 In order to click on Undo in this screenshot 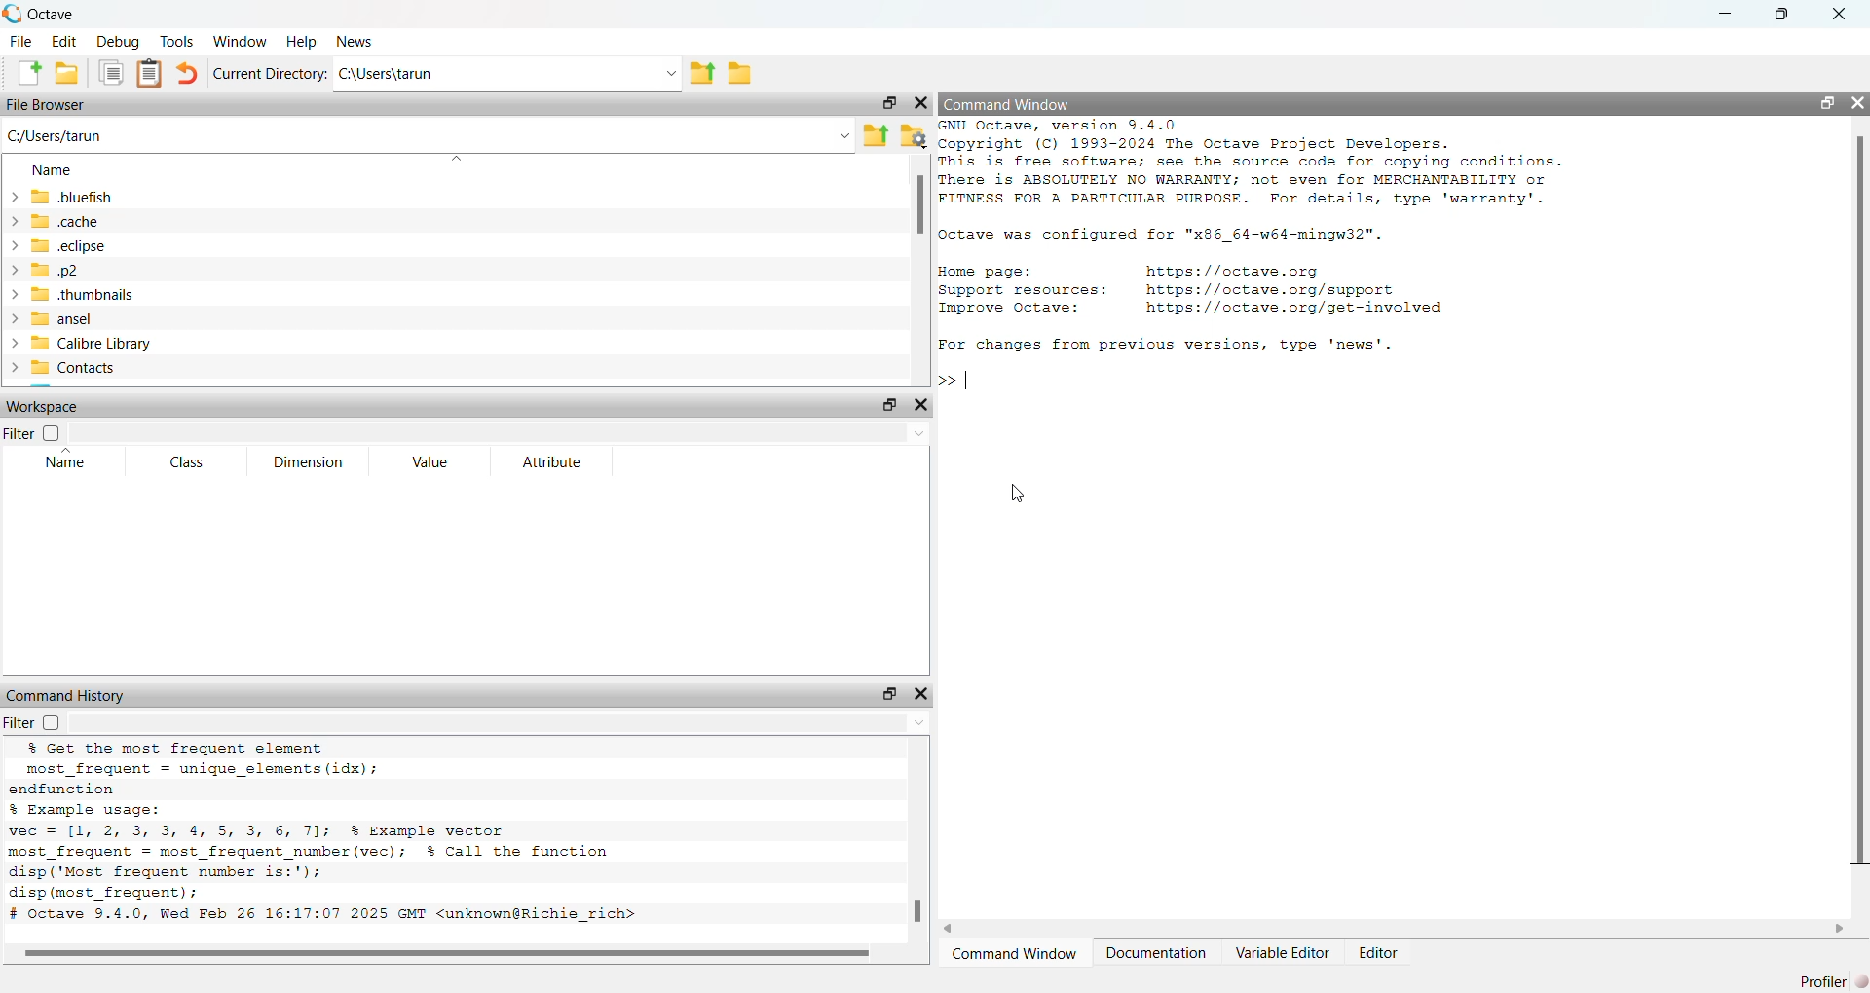, I will do `click(188, 72)`.